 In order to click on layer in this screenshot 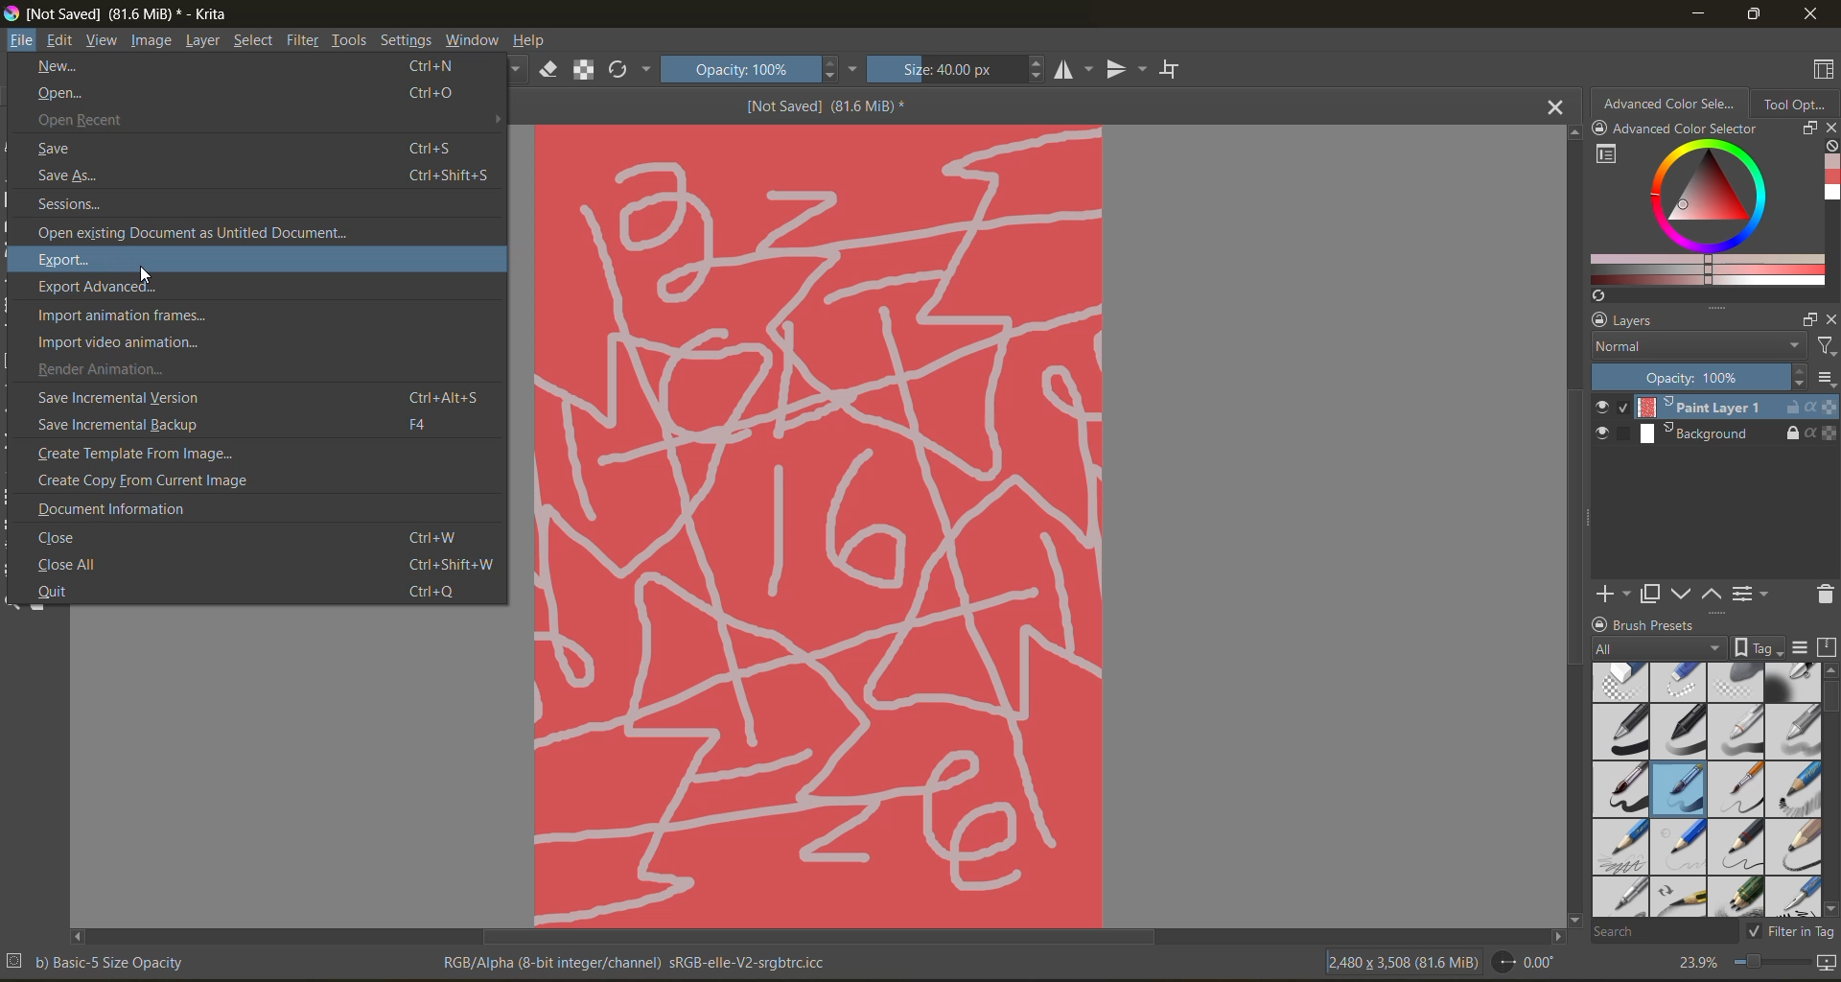, I will do `click(1716, 435)`.